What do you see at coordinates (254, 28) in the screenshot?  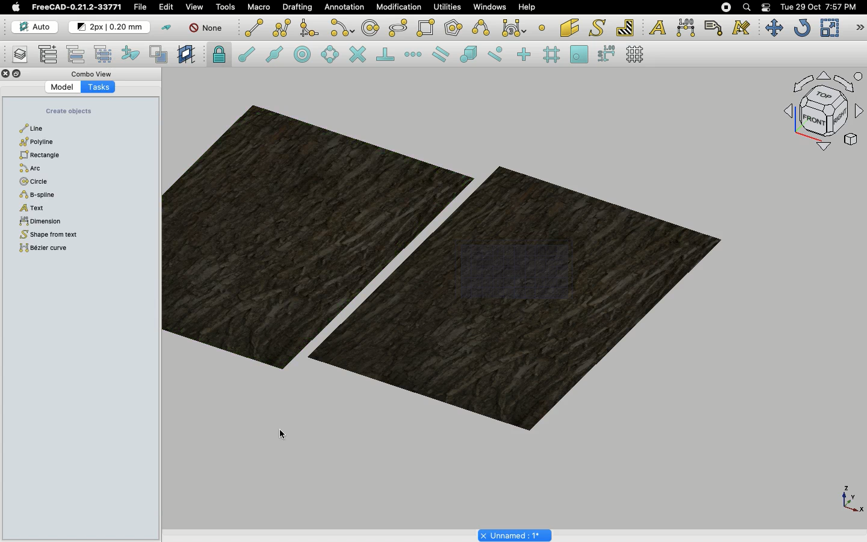 I see `Line` at bounding box center [254, 28].